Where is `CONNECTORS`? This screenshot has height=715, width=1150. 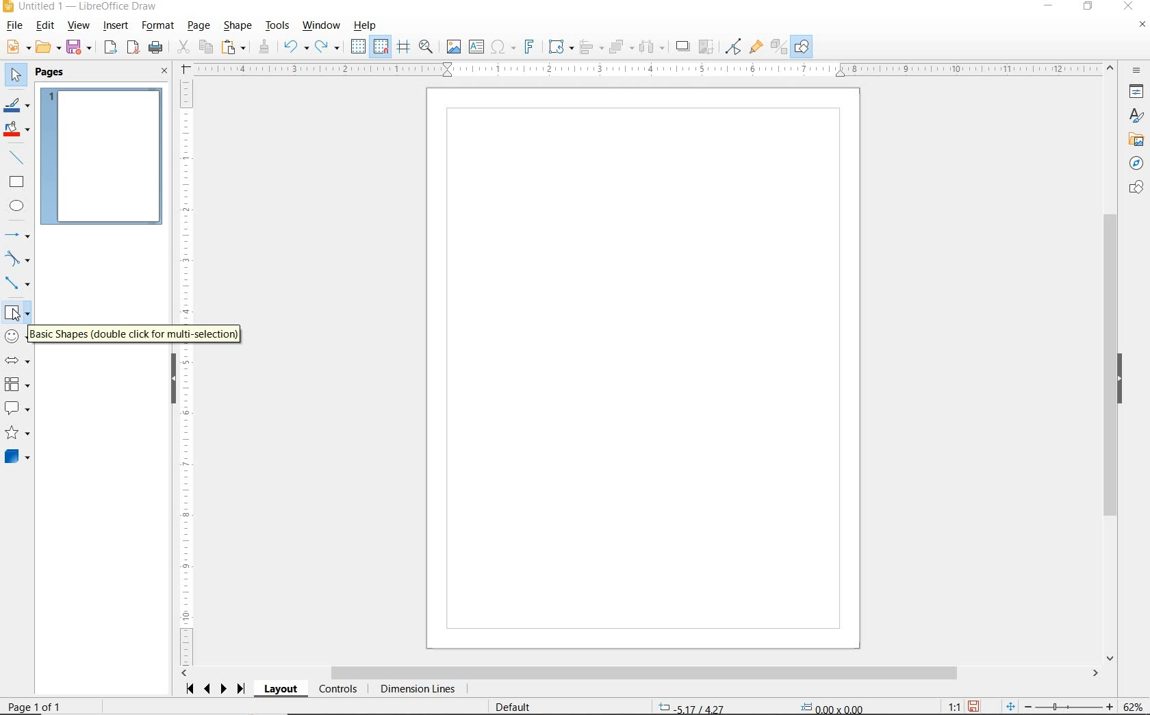 CONNECTORS is located at coordinates (17, 284).